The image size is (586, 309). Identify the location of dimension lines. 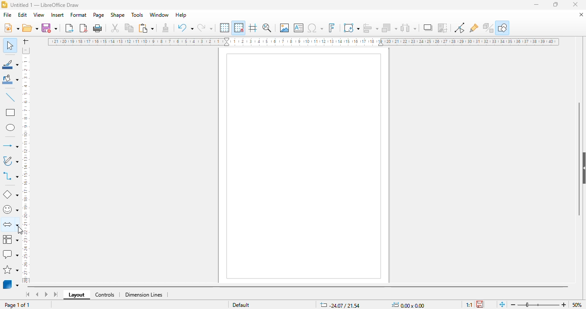
(143, 295).